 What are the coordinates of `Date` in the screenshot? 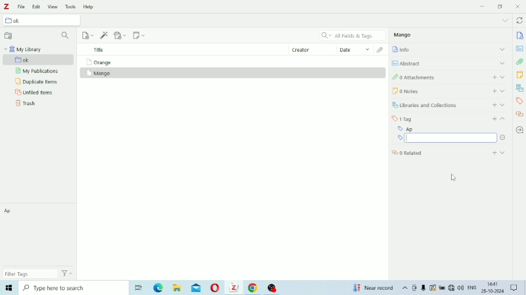 It's located at (355, 49).